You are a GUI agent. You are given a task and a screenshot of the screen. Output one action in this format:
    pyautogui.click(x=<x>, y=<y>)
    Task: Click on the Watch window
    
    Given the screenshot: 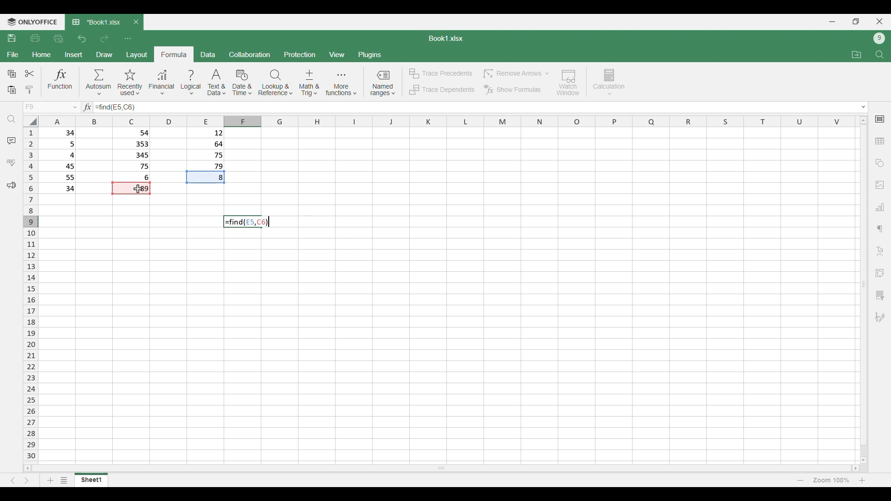 What is the action you would take?
    pyautogui.click(x=568, y=83)
    